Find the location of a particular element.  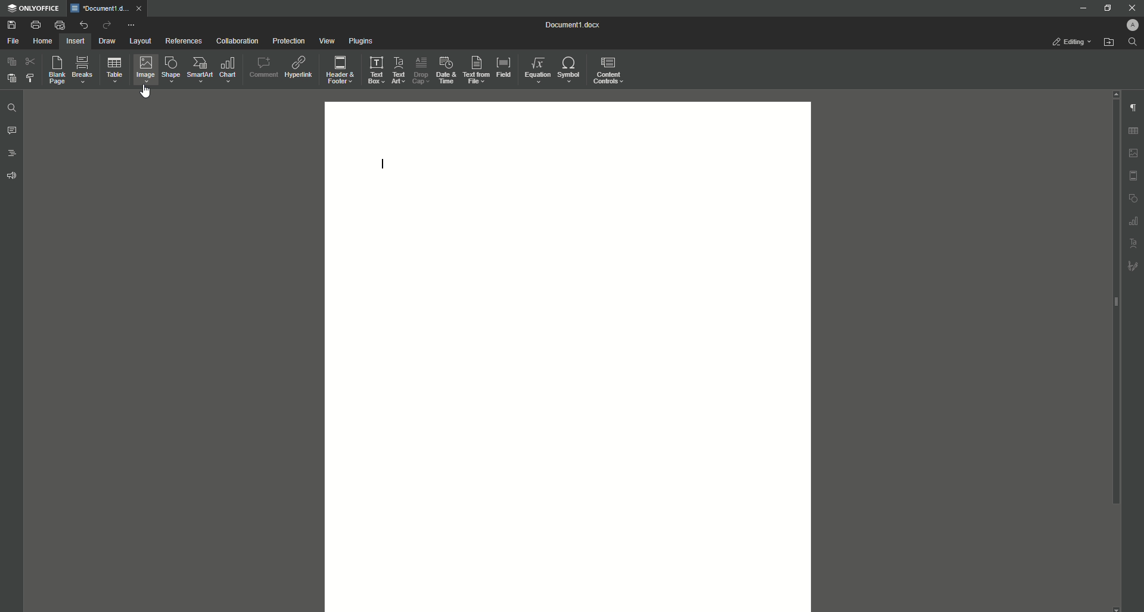

Comments is located at coordinates (14, 132).